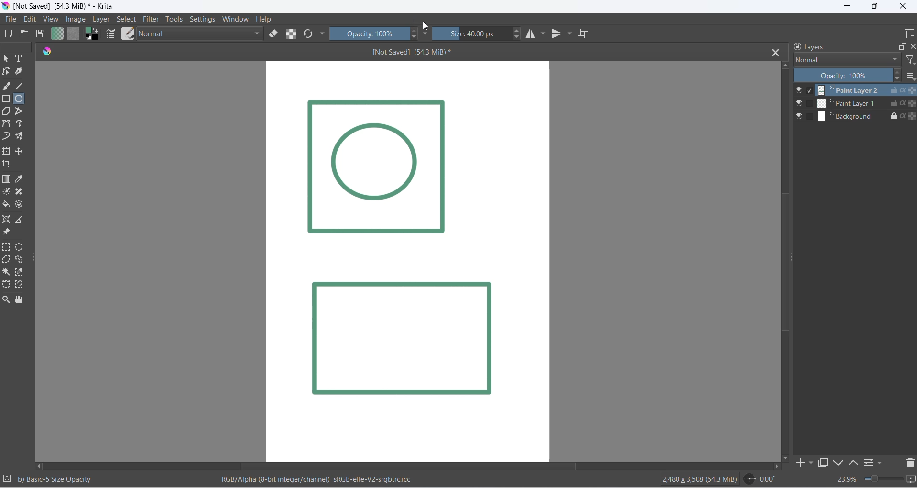  Describe the element at coordinates (425, 27) in the screenshot. I see `cursor` at that location.